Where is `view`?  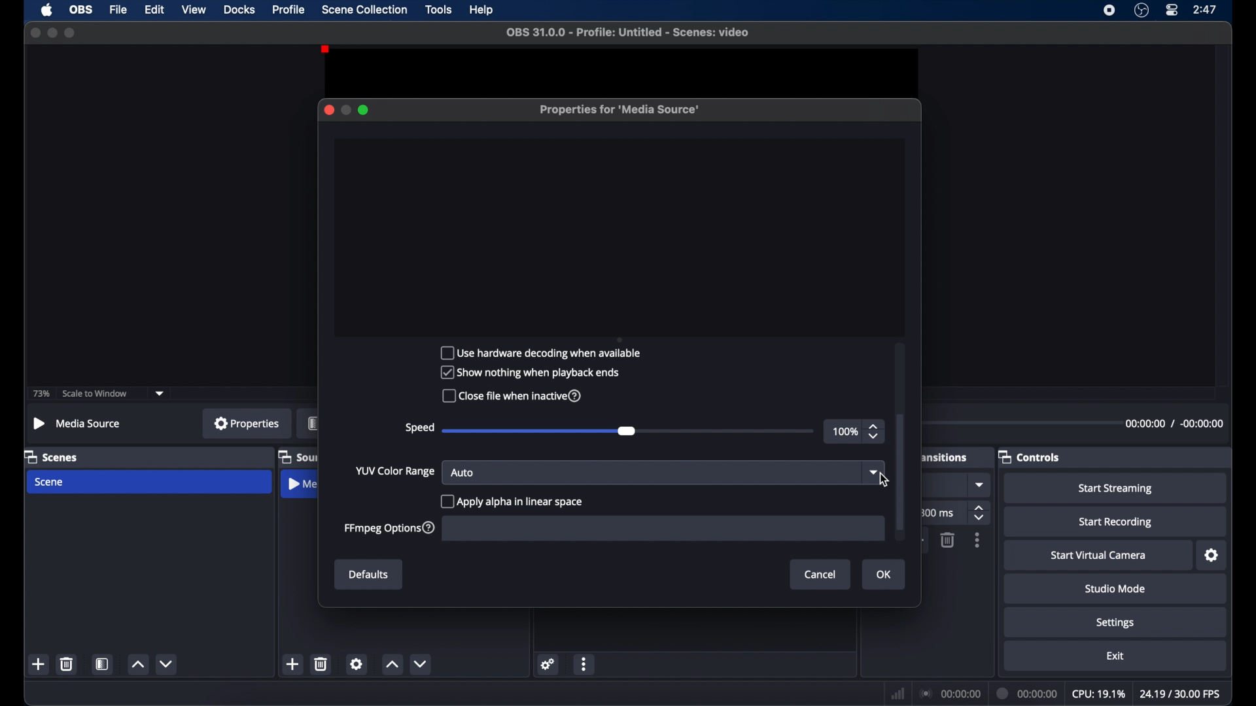 view is located at coordinates (195, 10).